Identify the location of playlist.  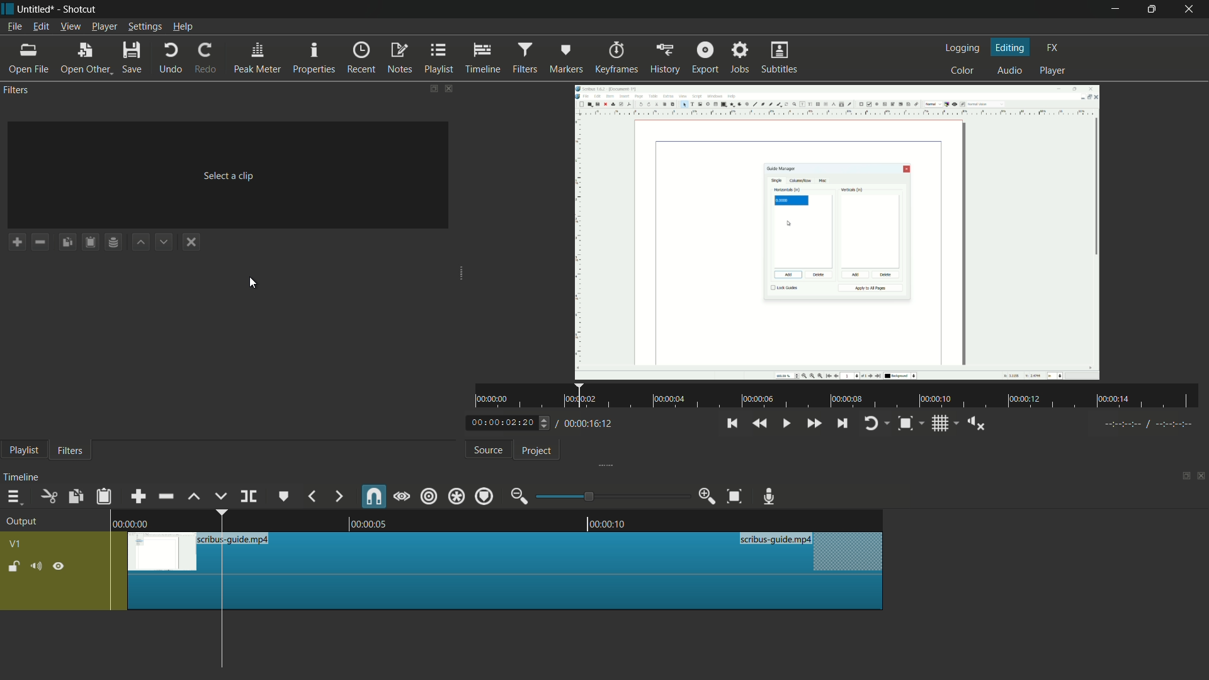
(441, 57).